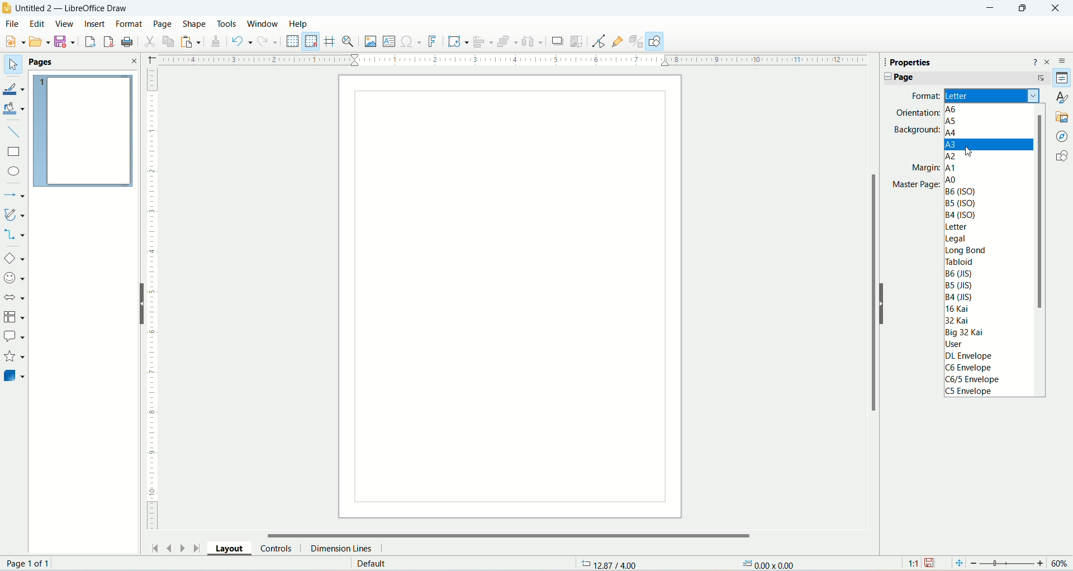 The image size is (1073, 571). What do you see at coordinates (349, 42) in the screenshot?
I see `zoom and pan` at bounding box center [349, 42].